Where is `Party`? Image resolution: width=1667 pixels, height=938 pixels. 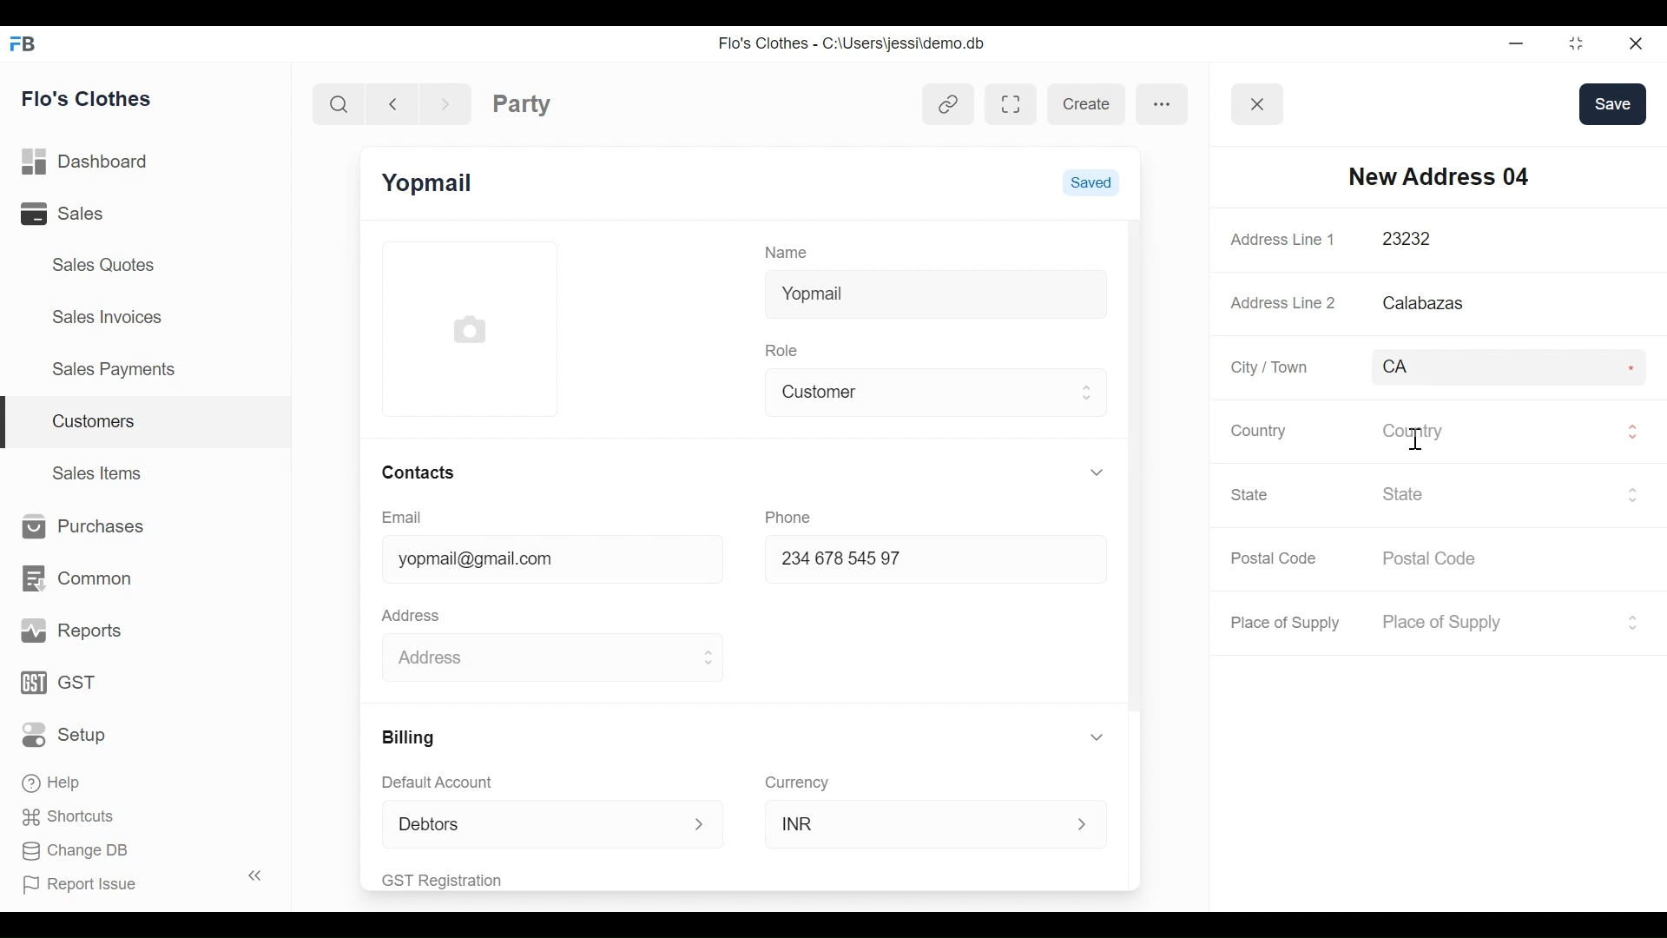 Party is located at coordinates (522, 103).